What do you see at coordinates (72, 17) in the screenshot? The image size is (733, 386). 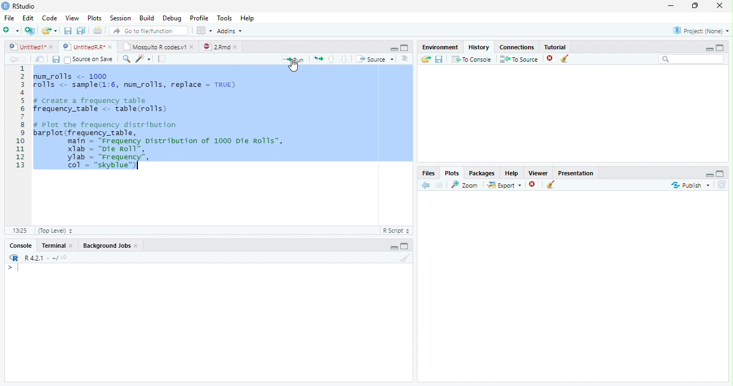 I see `View` at bounding box center [72, 17].